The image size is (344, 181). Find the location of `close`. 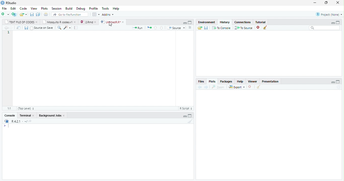

close is located at coordinates (37, 22).